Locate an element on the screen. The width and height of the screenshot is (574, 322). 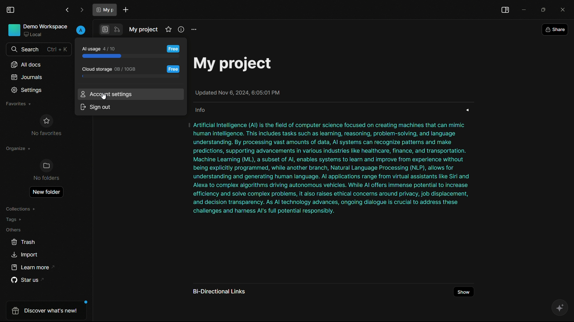
import is located at coordinates (24, 255).